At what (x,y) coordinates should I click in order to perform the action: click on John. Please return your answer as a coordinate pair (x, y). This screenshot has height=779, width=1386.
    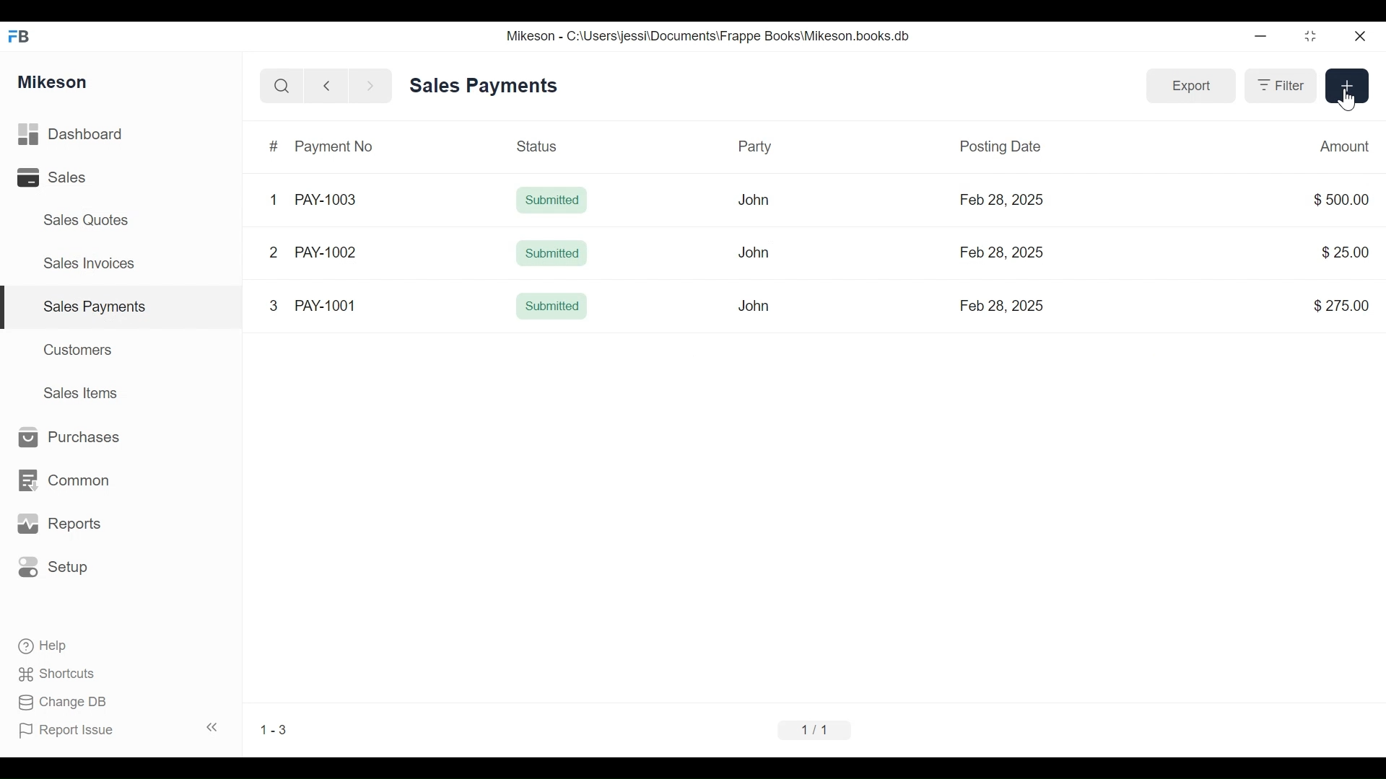
    Looking at the image, I should click on (754, 305).